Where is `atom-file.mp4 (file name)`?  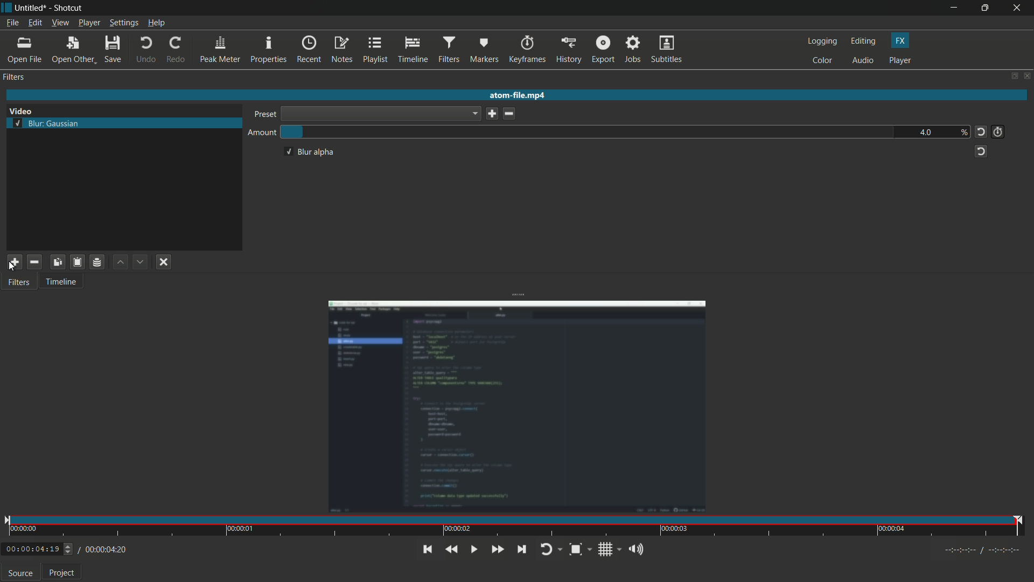
atom-file.mp4 (file name) is located at coordinates (518, 94).